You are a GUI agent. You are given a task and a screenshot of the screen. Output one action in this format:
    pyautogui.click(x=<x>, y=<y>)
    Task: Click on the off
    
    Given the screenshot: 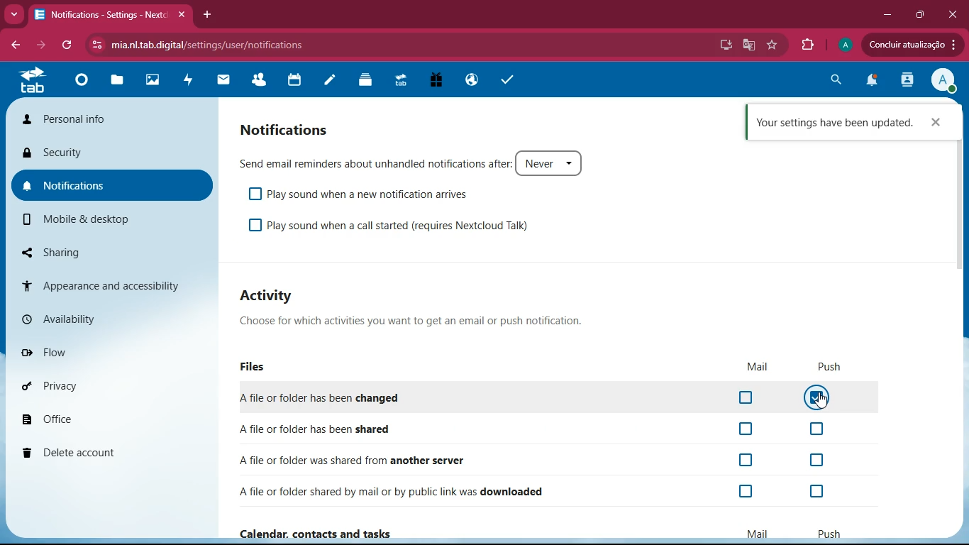 What is the action you would take?
    pyautogui.click(x=748, y=461)
    